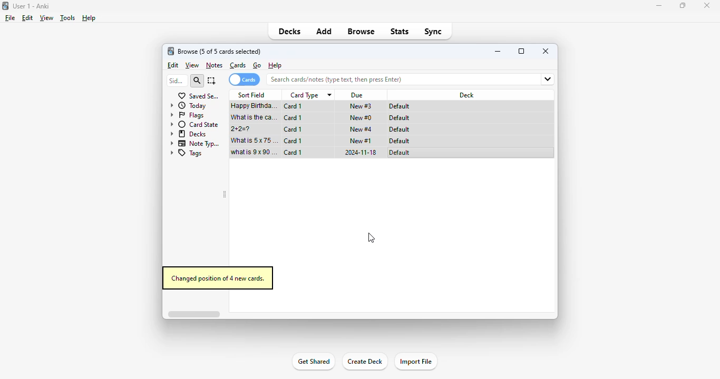 The image size is (720, 379). Describe the element at coordinates (399, 118) in the screenshot. I see `default` at that location.